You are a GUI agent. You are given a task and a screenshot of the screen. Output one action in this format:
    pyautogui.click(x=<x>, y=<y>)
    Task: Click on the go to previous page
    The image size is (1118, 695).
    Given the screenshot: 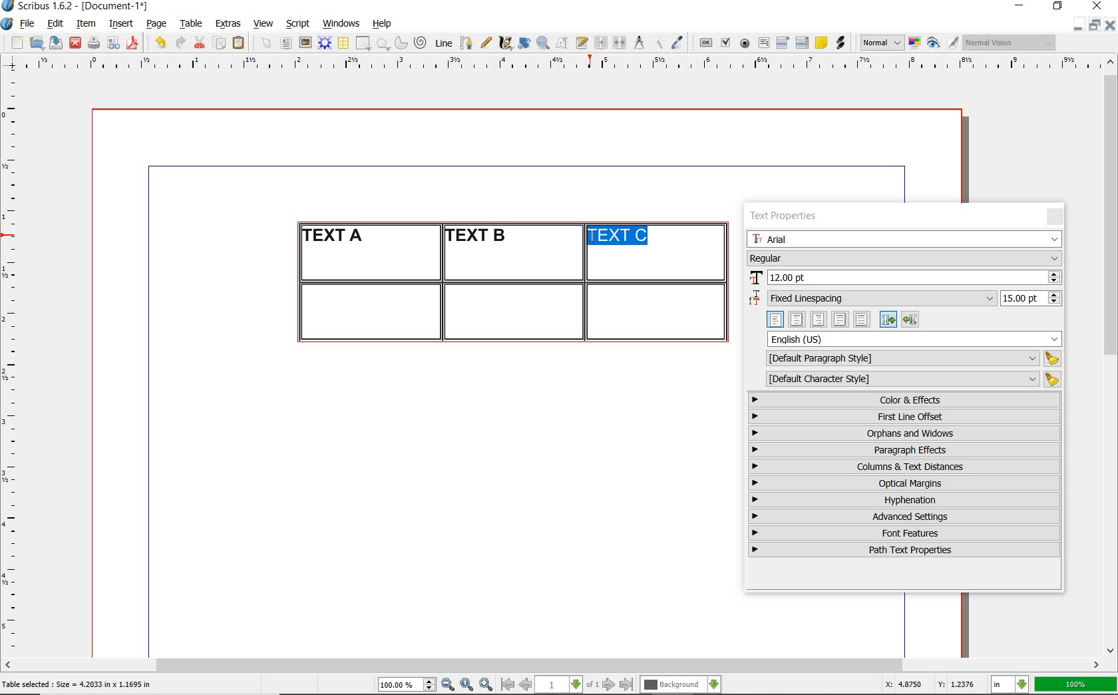 What is the action you would take?
    pyautogui.click(x=525, y=685)
    